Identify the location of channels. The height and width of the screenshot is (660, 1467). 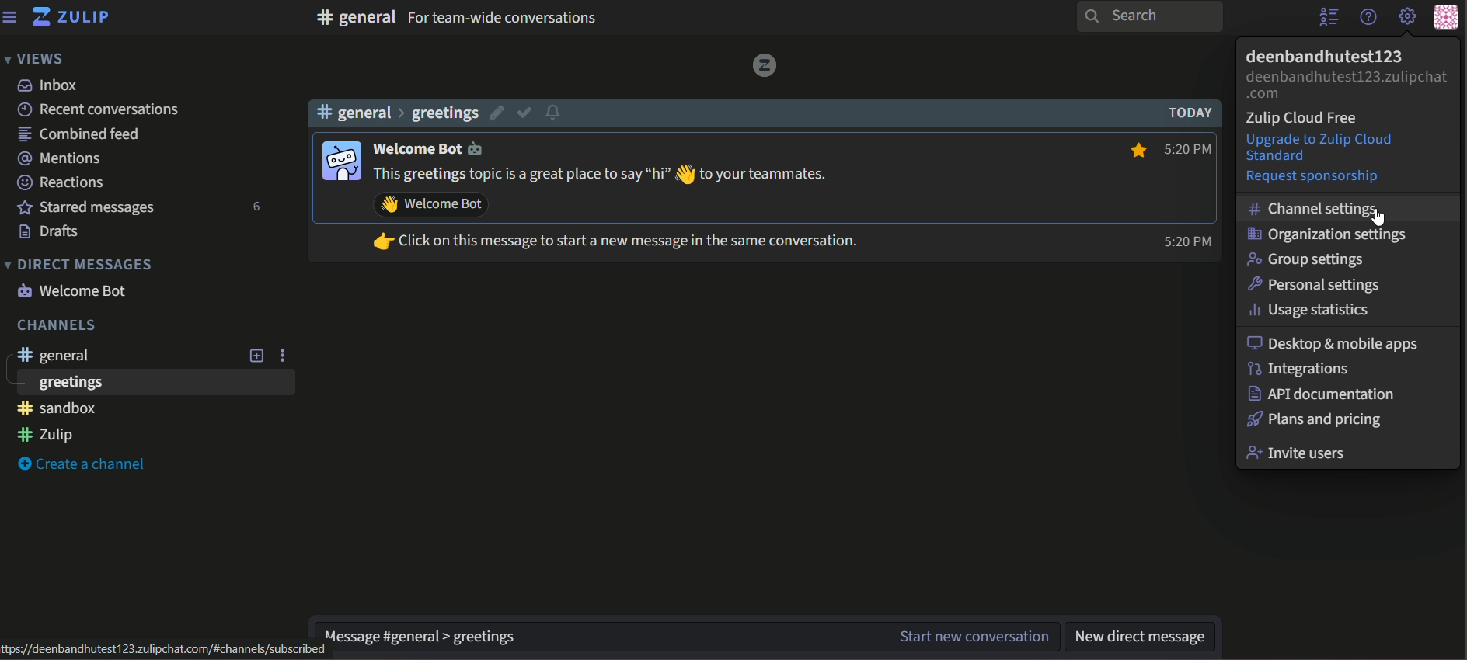
(54, 326).